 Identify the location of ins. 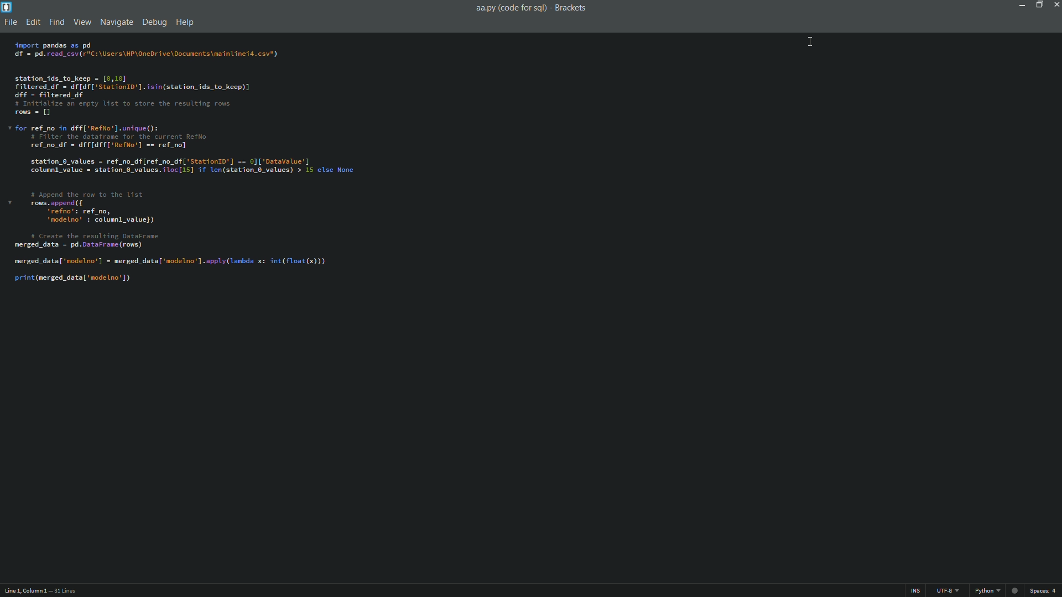
(917, 590).